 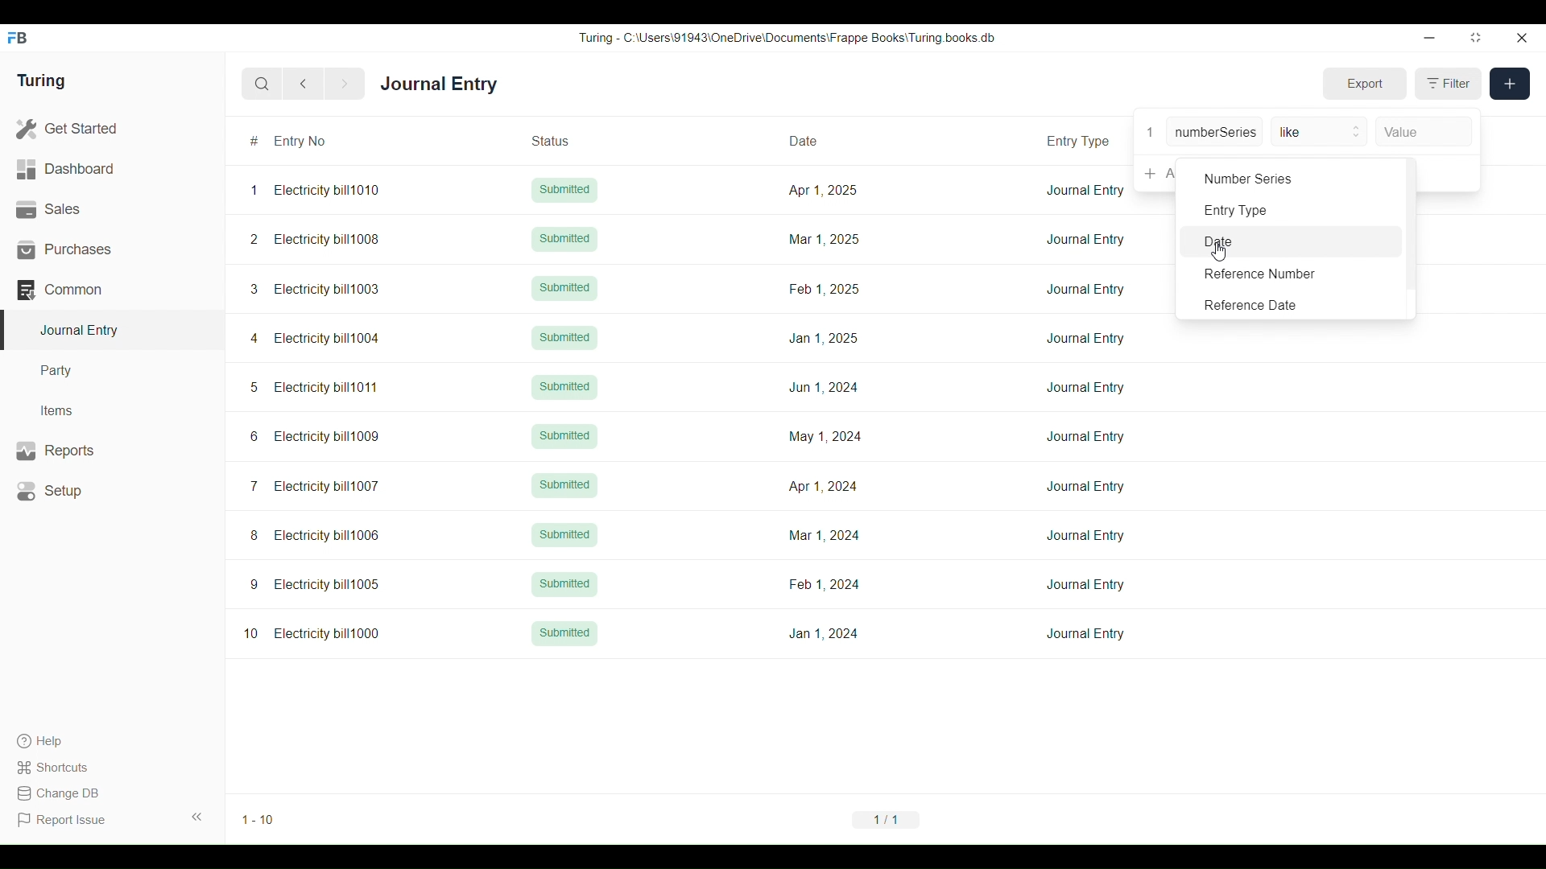 I want to click on Items, so click(x=113, y=411).